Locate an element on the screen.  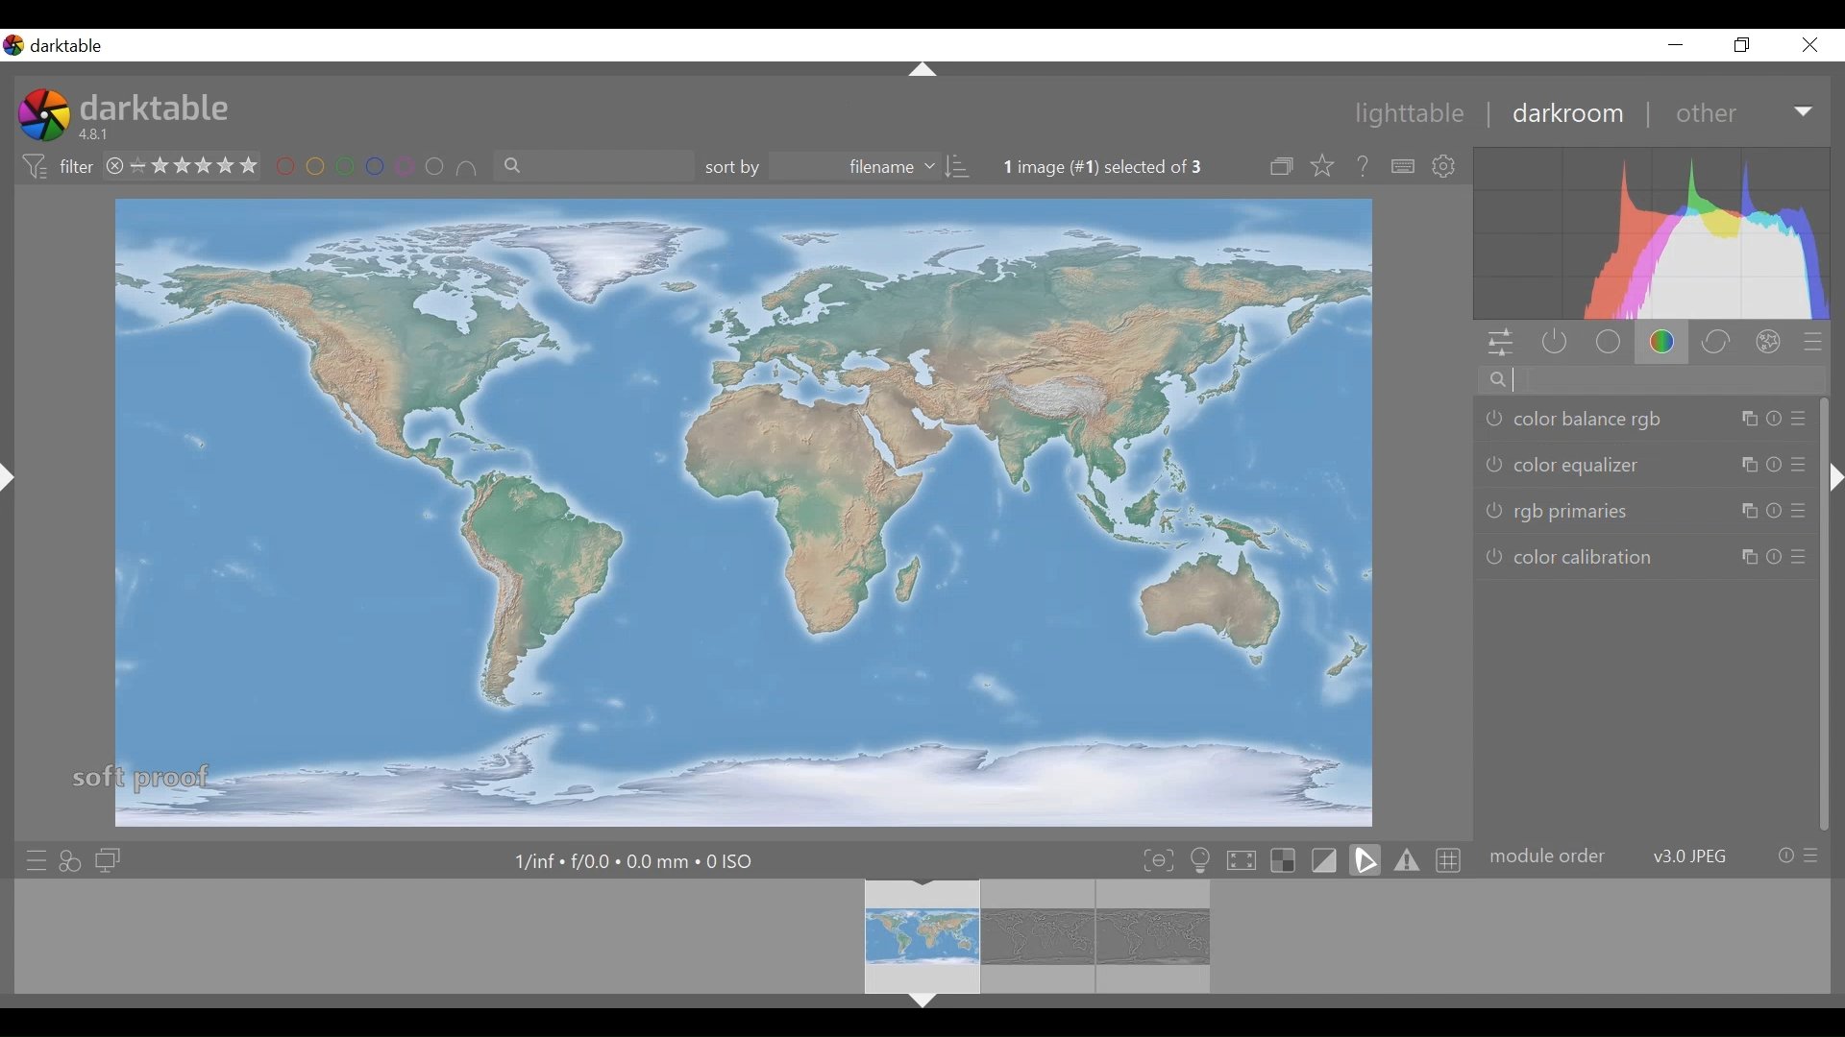
main editing area is located at coordinates (739, 510).